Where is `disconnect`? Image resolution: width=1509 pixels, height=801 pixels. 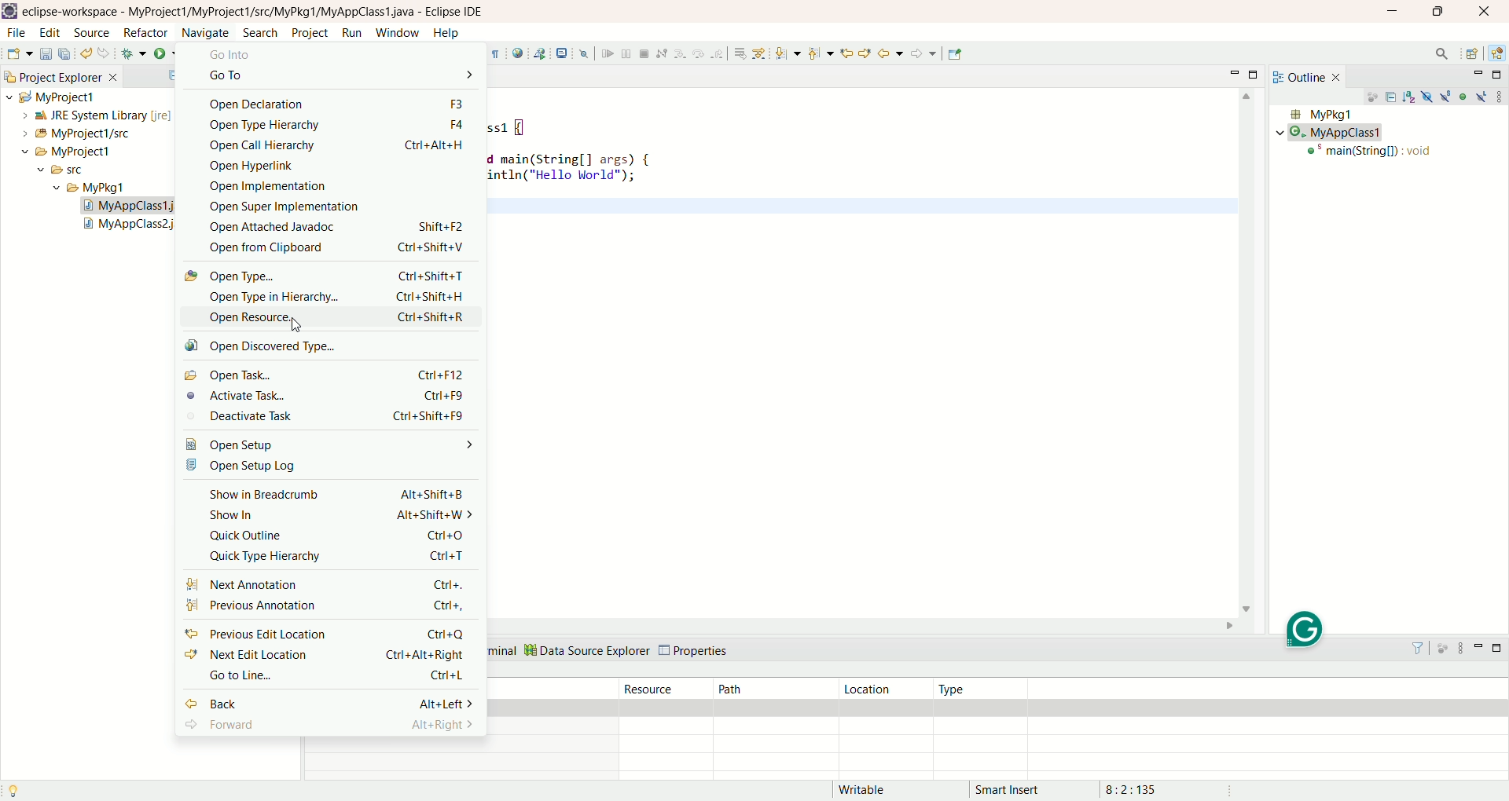
disconnect is located at coordinates (661, 54).